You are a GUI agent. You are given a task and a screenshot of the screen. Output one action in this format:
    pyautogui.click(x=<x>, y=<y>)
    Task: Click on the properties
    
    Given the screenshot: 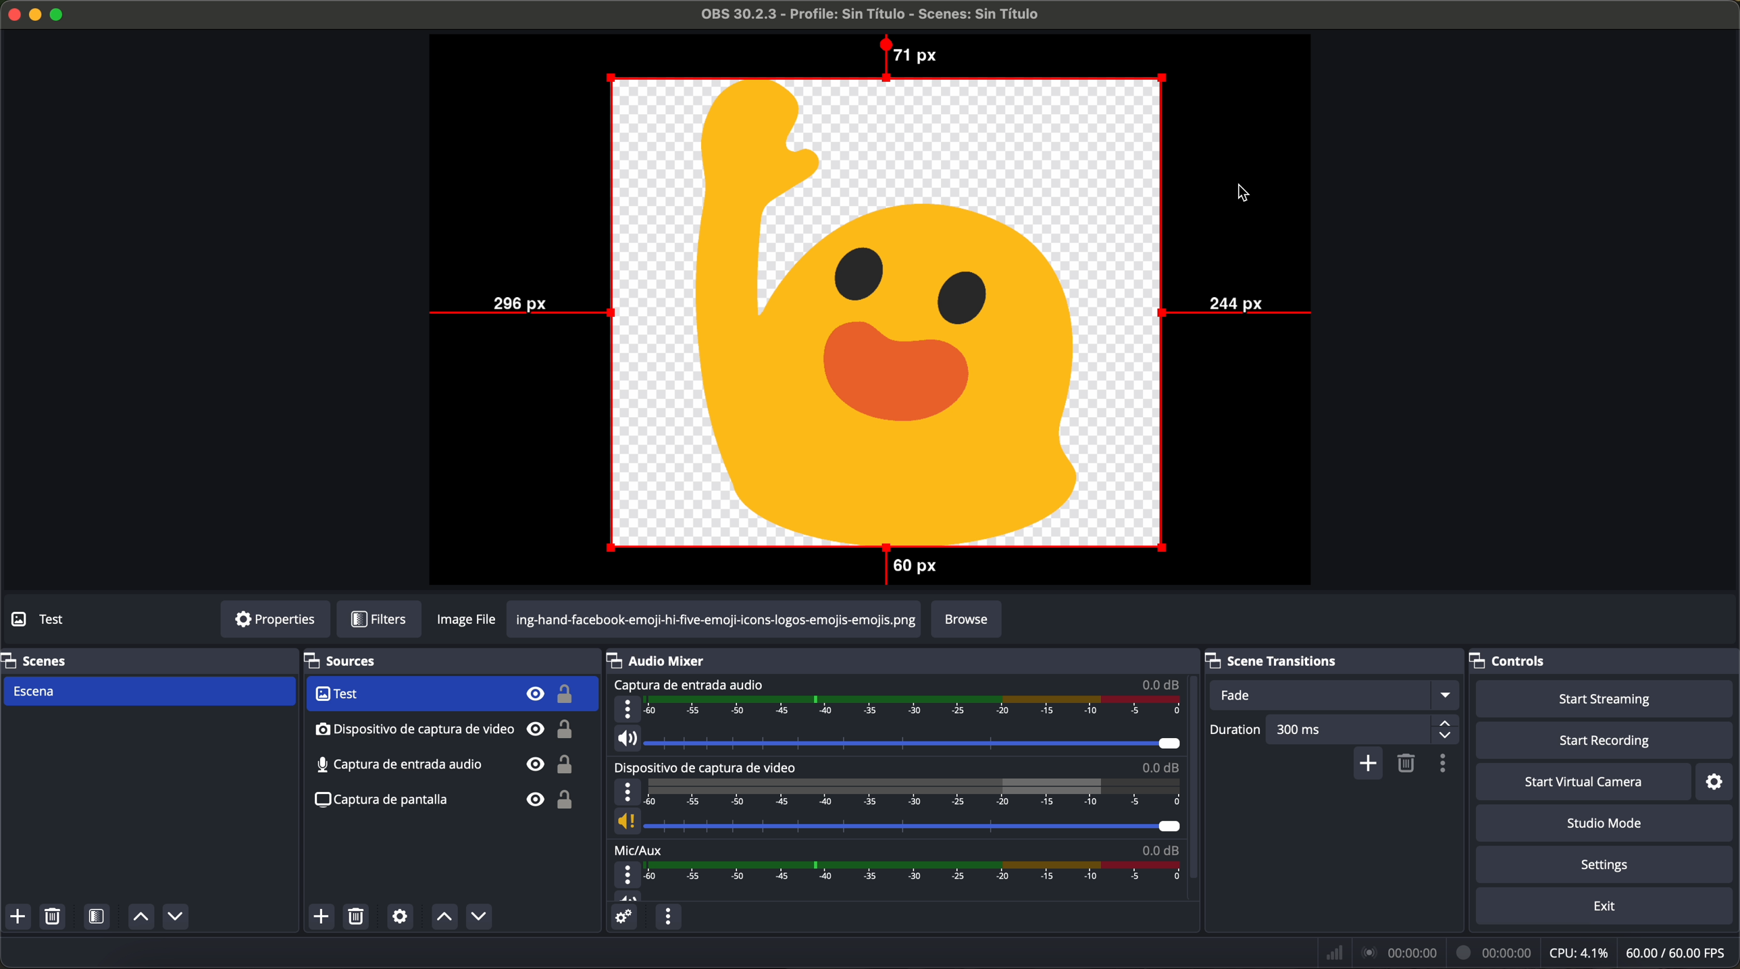 What is the action you would take?
    pyautogui.click(x=275, y=620)
    